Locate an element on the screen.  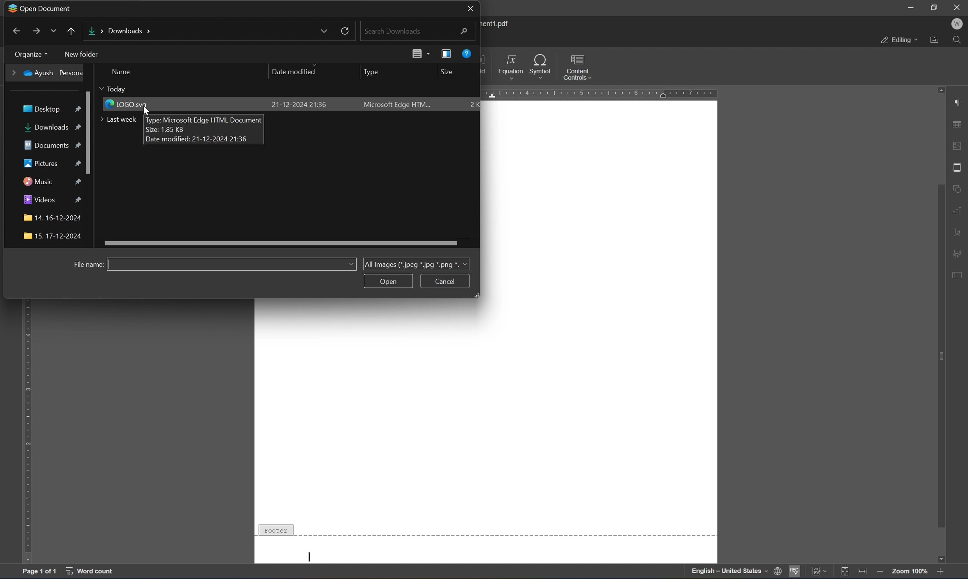
image settings is located at coordinates (958, 144).